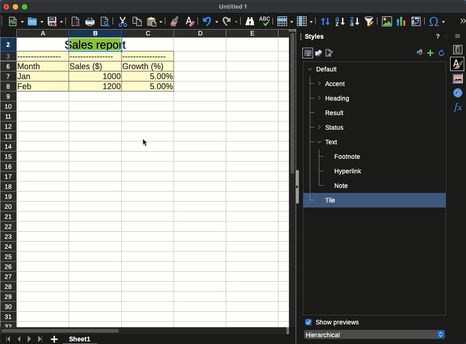  What do you see at coordinates (41, 57) in the screenshot?
I see `blank` at bounding box center [41, 57].